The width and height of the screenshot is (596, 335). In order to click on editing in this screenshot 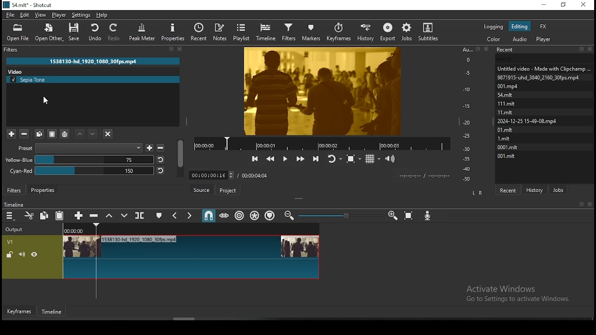, I will do `click(519, 26)`.